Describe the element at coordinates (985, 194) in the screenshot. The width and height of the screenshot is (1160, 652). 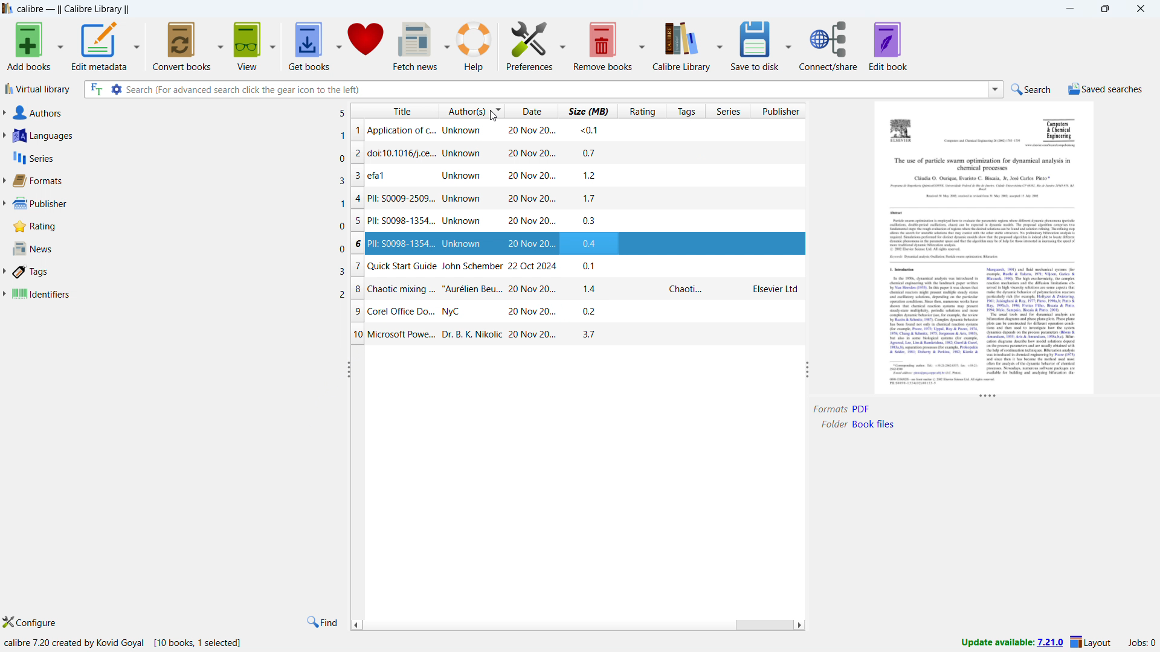
I see `` at that location.